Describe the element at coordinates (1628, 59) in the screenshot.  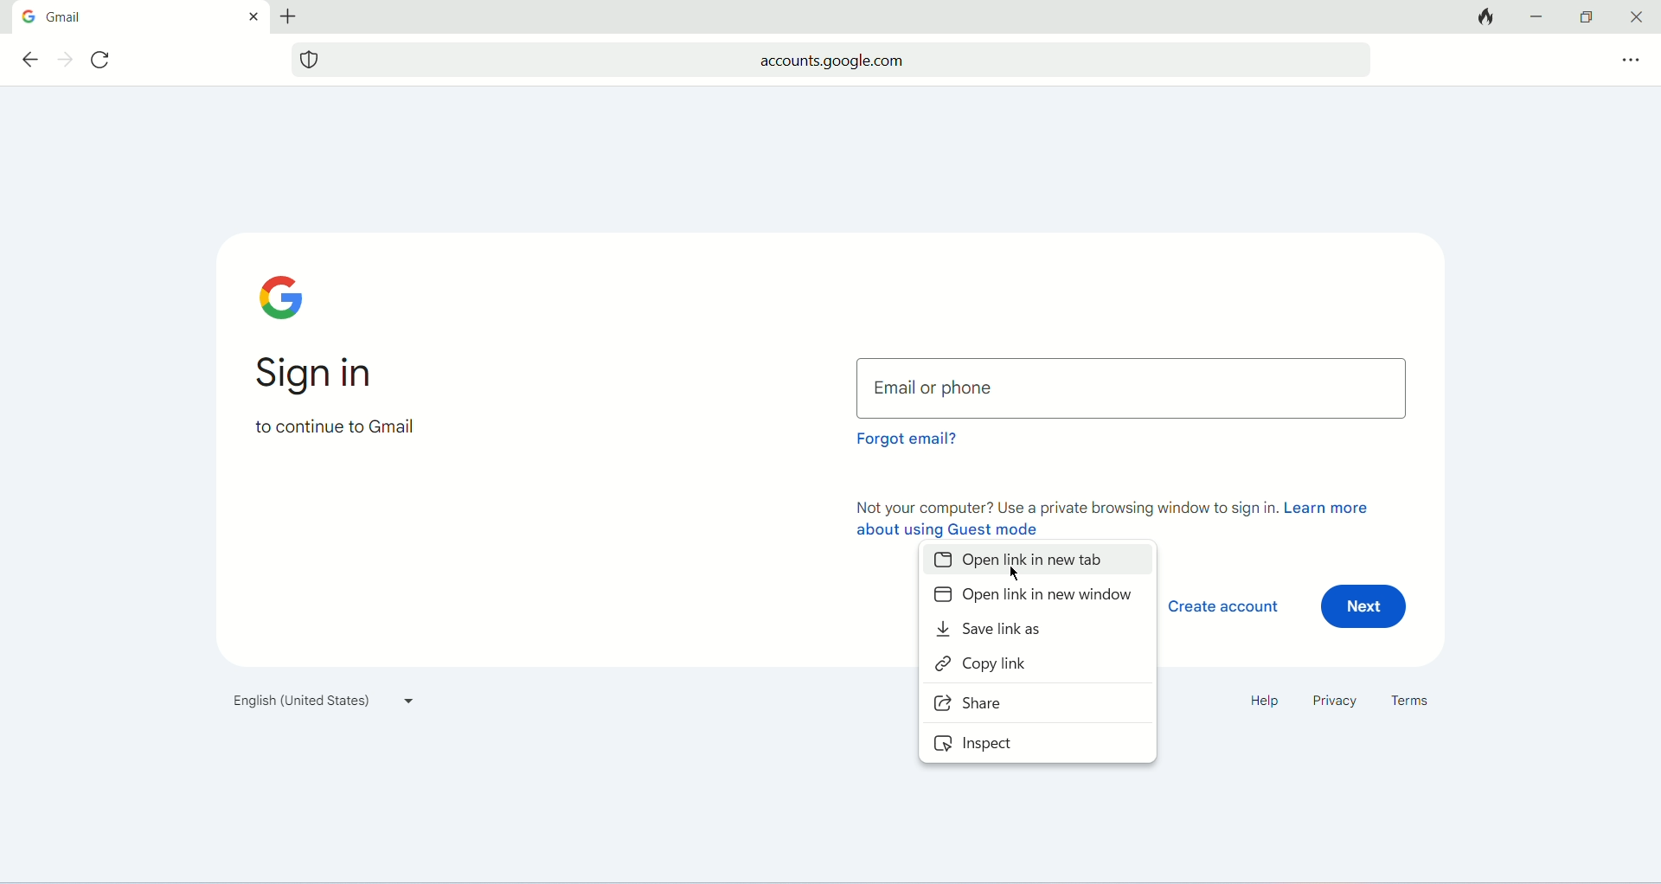
I see `more options` at that location.